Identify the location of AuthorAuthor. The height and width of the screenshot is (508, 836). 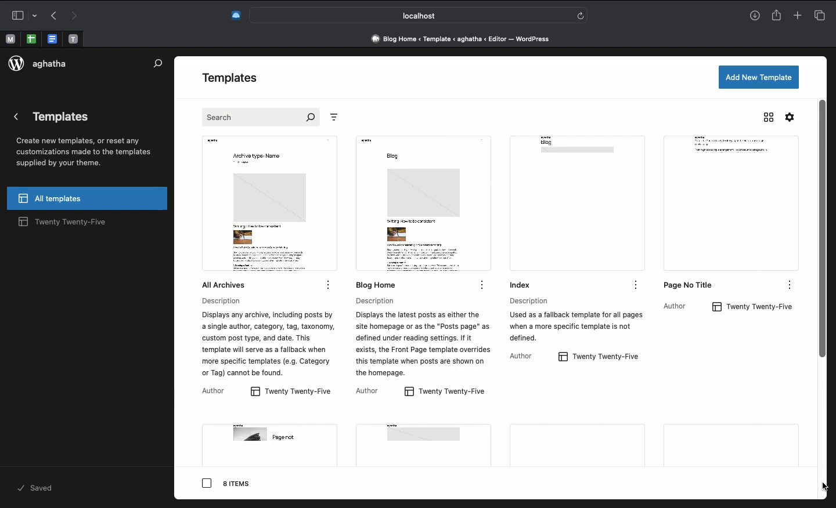
(368, 391).